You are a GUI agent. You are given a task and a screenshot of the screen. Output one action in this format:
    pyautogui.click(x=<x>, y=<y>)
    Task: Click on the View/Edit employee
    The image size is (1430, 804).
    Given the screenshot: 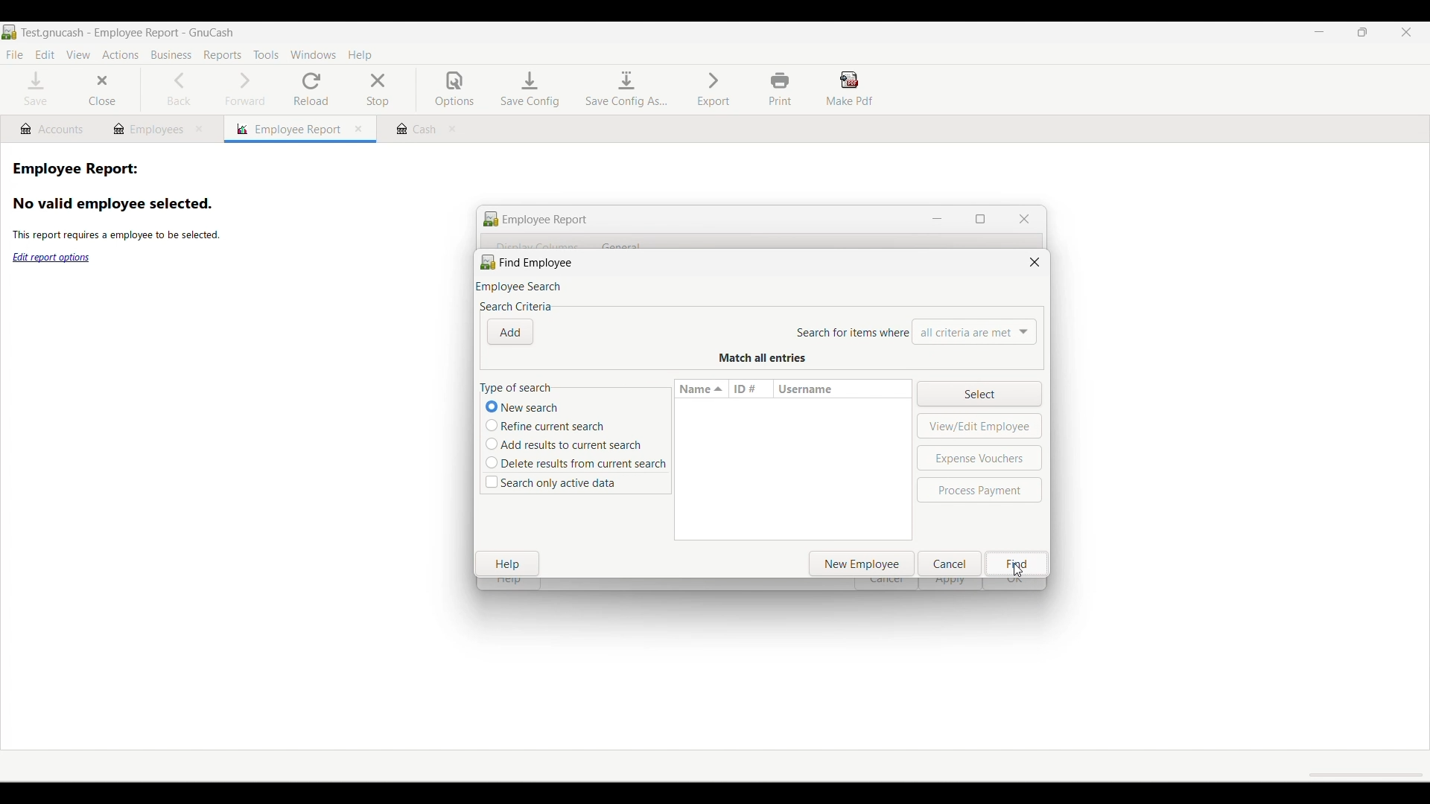 What is the action you would take?
    pyautogui.click(x=981, y=426)
    